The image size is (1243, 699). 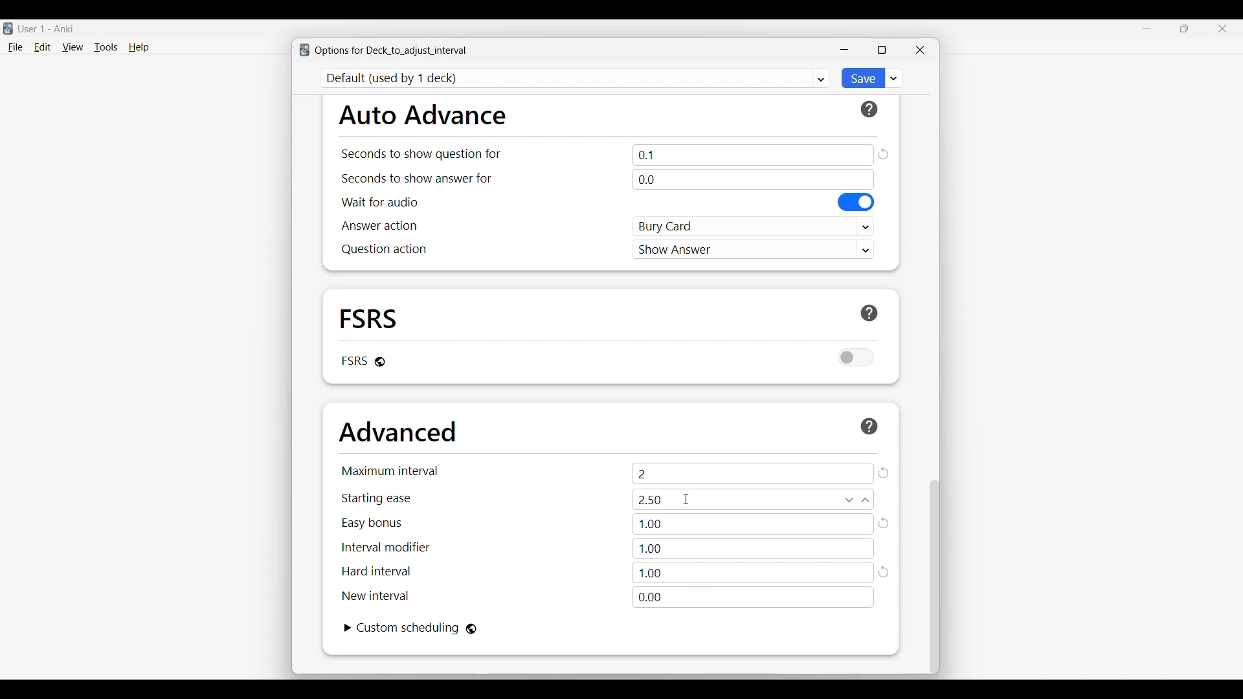 I want to click on User 1 - Anki, so click(x=47, y=28).